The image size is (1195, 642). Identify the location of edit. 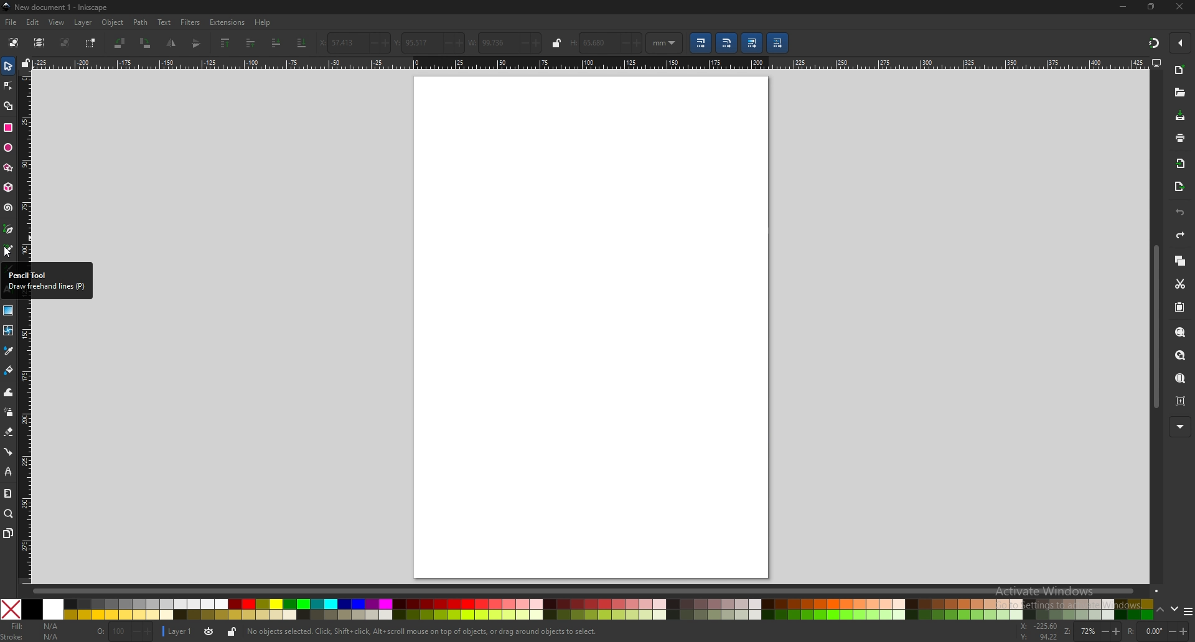
(34, 22).